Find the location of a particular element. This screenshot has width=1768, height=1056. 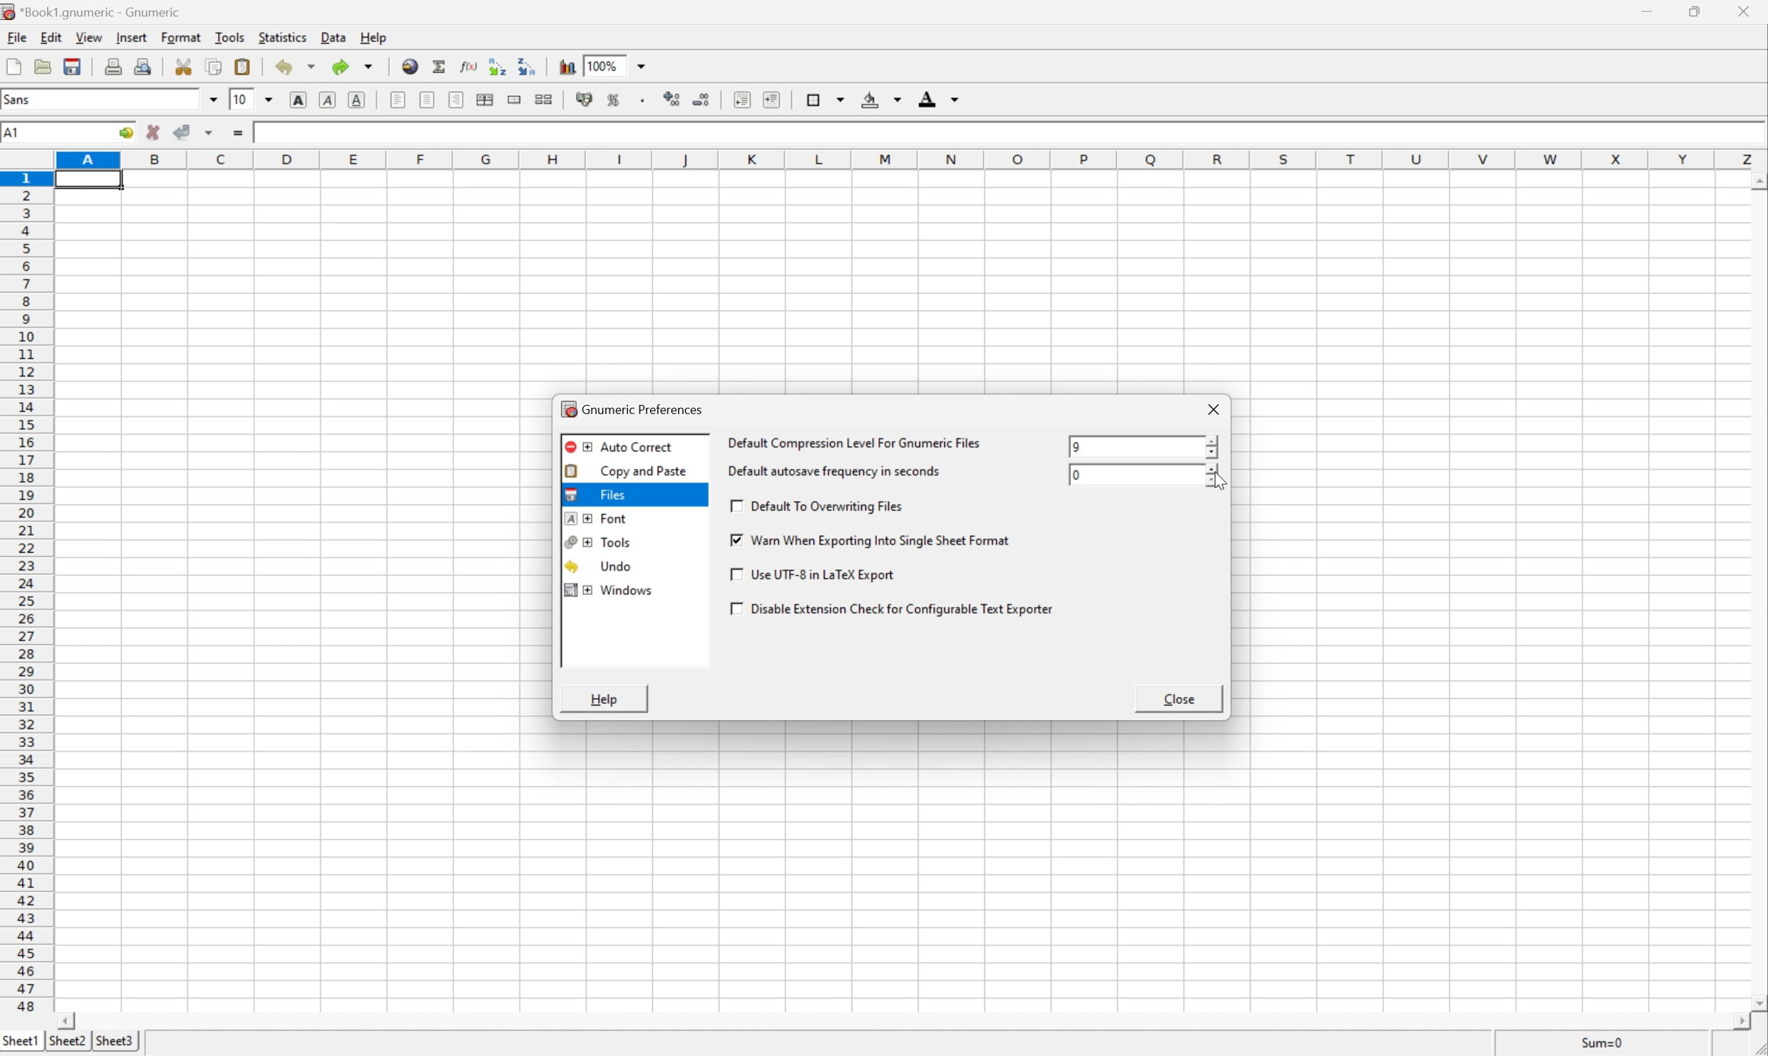

italic is located at coordinates (326, 97).